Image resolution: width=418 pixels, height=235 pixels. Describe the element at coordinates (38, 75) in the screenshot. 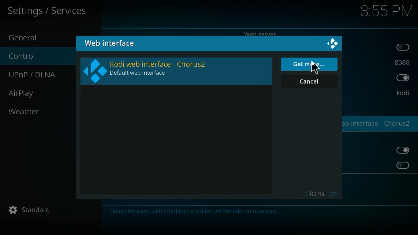

I see `UPnP / DLNA` at that location.